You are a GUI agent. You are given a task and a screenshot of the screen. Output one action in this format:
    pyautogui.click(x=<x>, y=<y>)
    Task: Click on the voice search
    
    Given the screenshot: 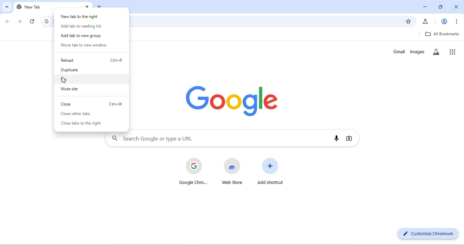 What is the action you would take?
    pyautogui.click(x=337, y=138)
    